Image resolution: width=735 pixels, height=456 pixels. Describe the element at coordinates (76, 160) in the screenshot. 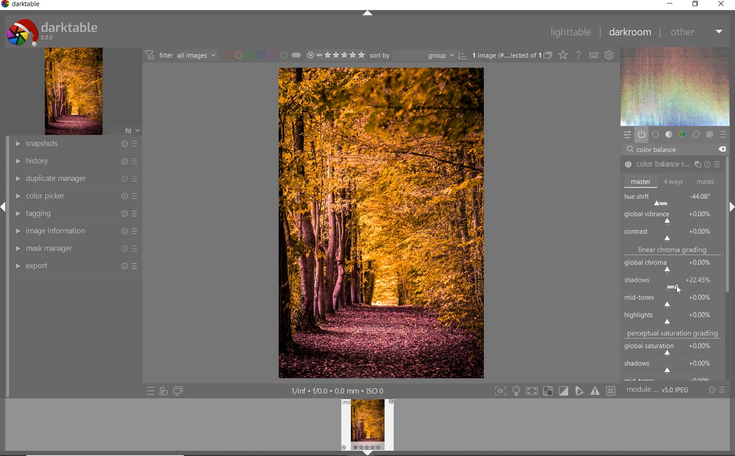

I see `history` at that location.